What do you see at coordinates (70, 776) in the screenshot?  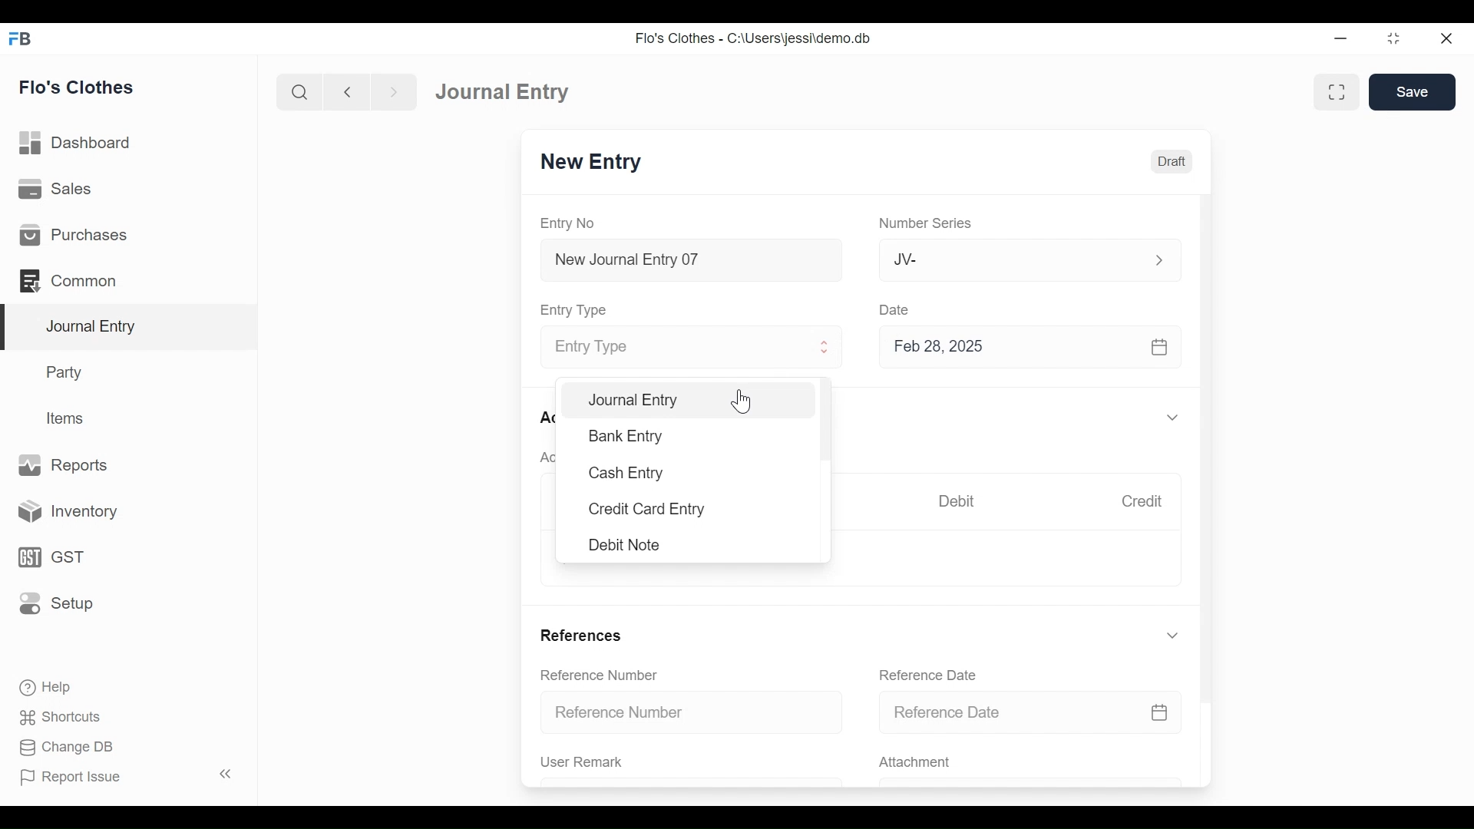 I see `Report Issue` at bounding box center [70, 776].